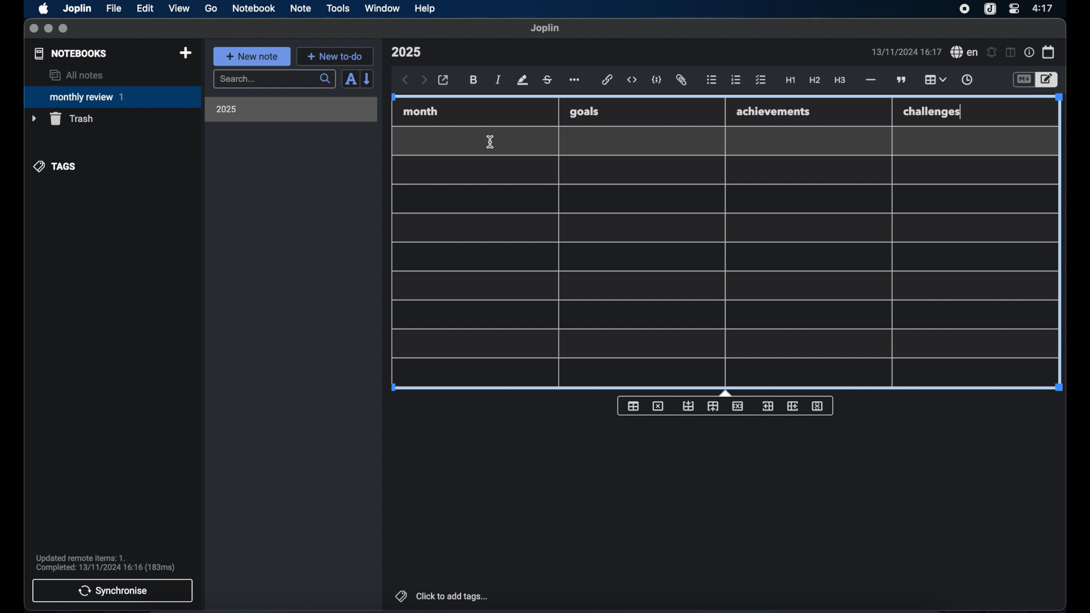 The width and height of the screenshot is (1090, 613). What do you see at coordinates (522, 80) in the screenshot?
I see `highlight` at bounding box center [522, 80].